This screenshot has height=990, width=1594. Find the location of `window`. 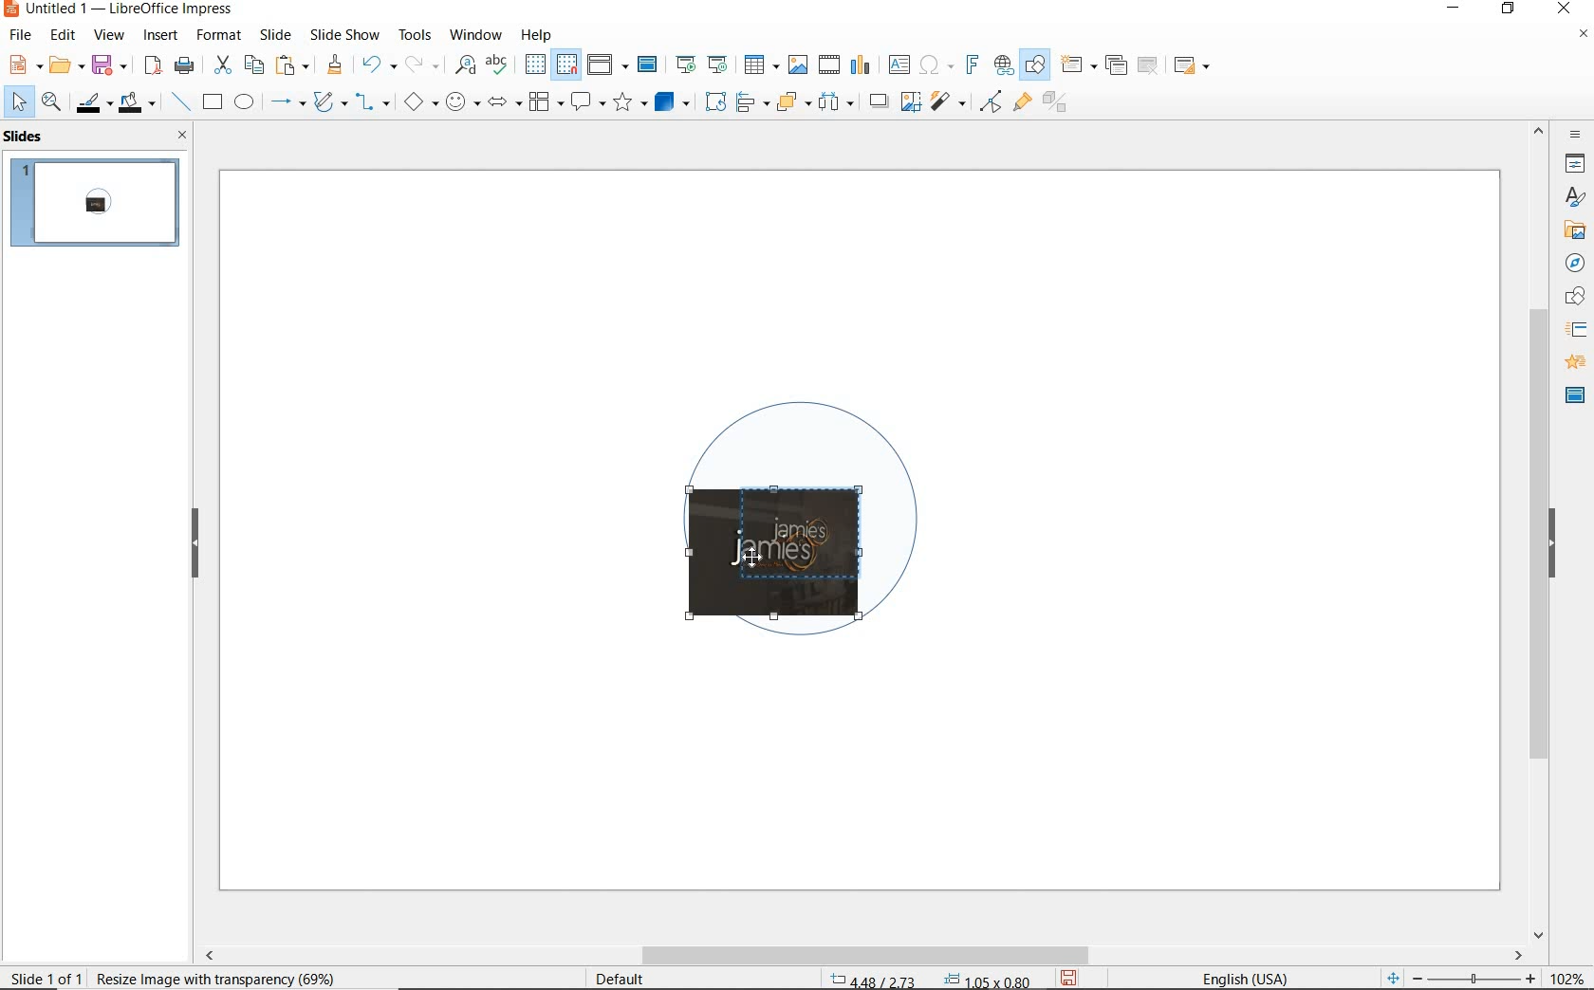

window is located at coordinates (475, 33).